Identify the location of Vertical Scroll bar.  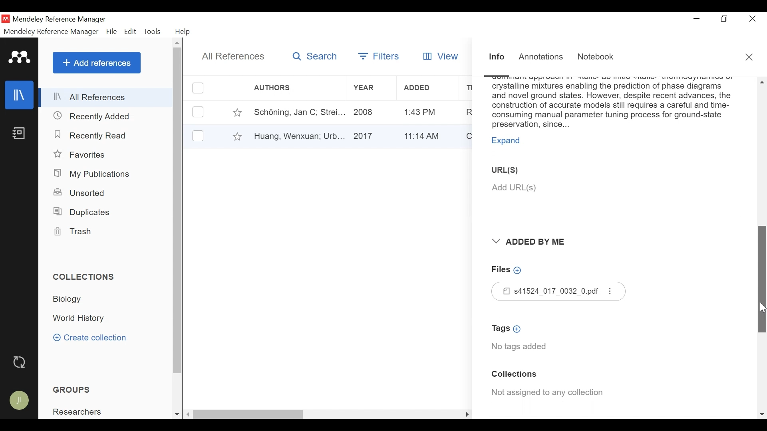
(762, 279).